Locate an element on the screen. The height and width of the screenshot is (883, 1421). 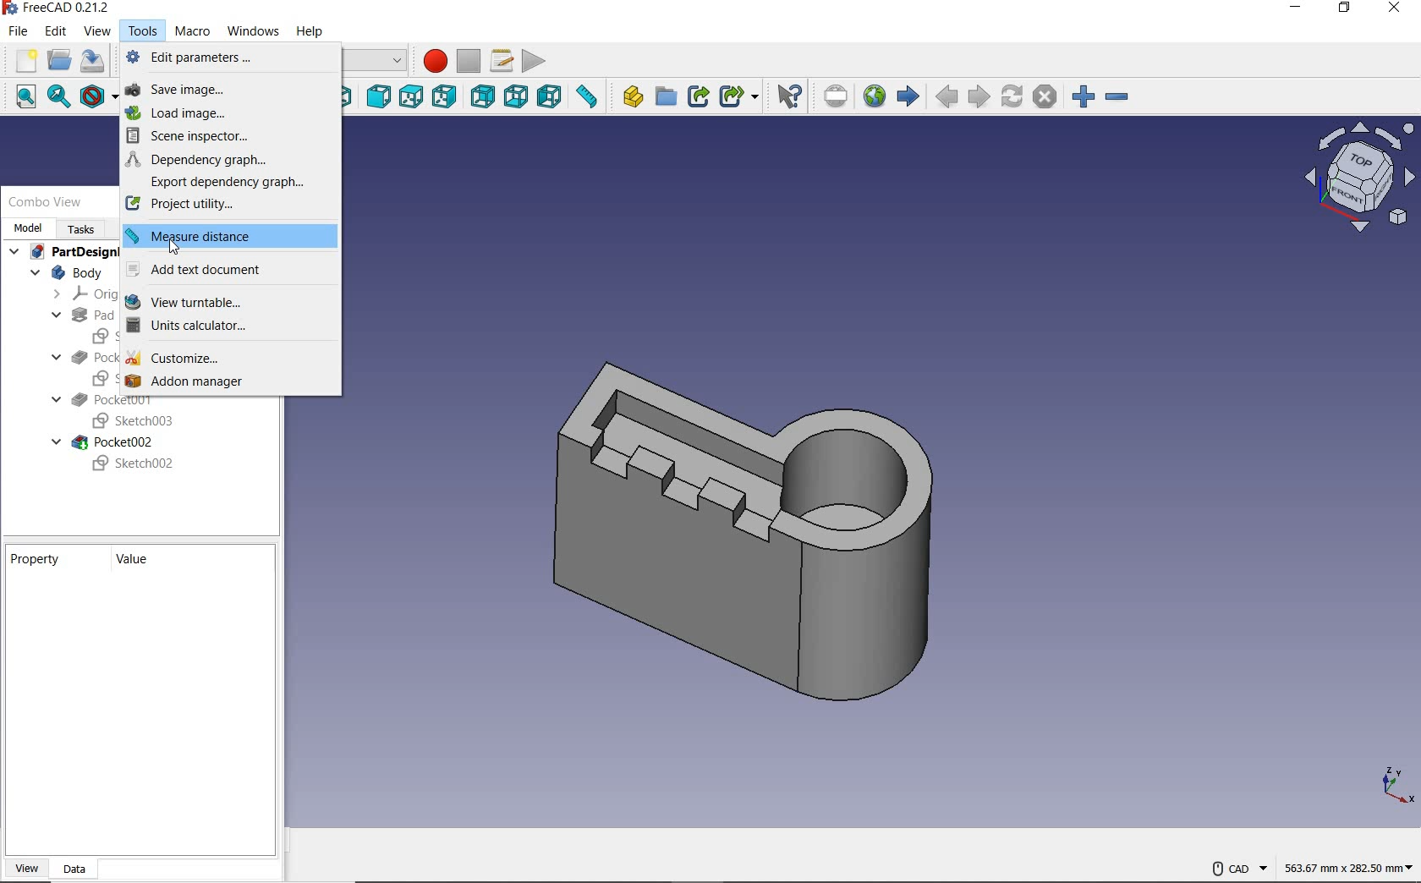
SKETCH003 is located at coordinates (130, 422).